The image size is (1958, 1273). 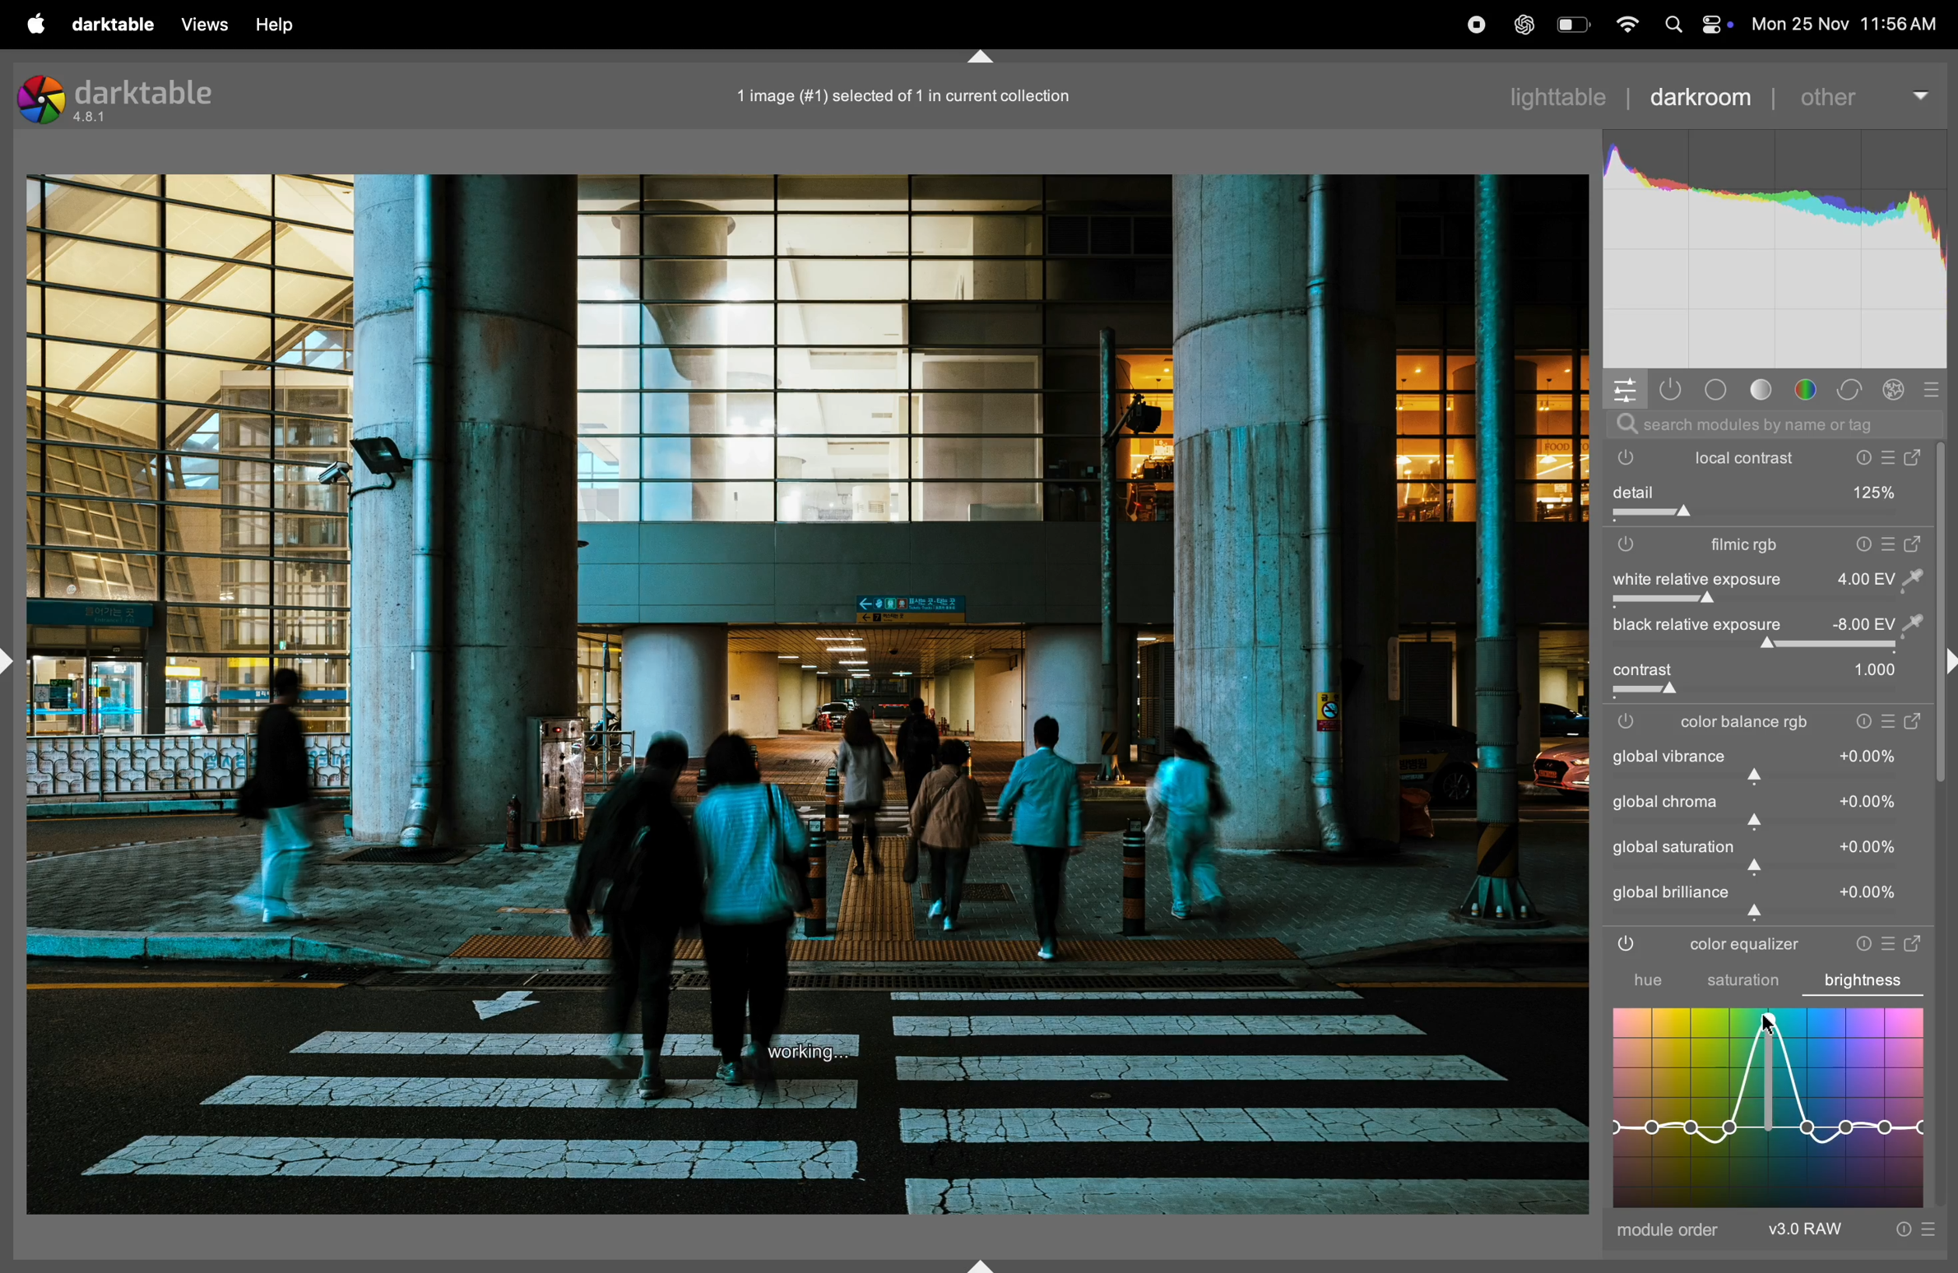 I want to click on presets, so click(x=1891, y=941).